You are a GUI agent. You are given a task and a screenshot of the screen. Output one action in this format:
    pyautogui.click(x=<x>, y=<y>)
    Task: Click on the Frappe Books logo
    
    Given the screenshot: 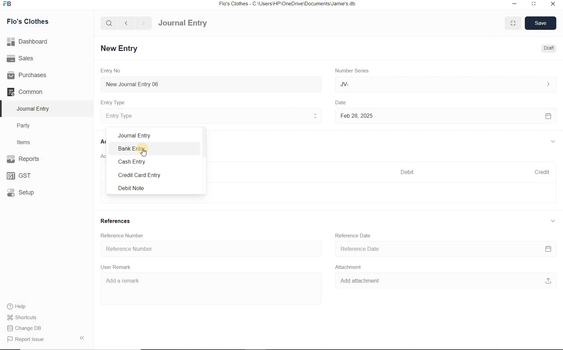 What is the action you would take?
    pyautogui.click(x=9, y=5)
    